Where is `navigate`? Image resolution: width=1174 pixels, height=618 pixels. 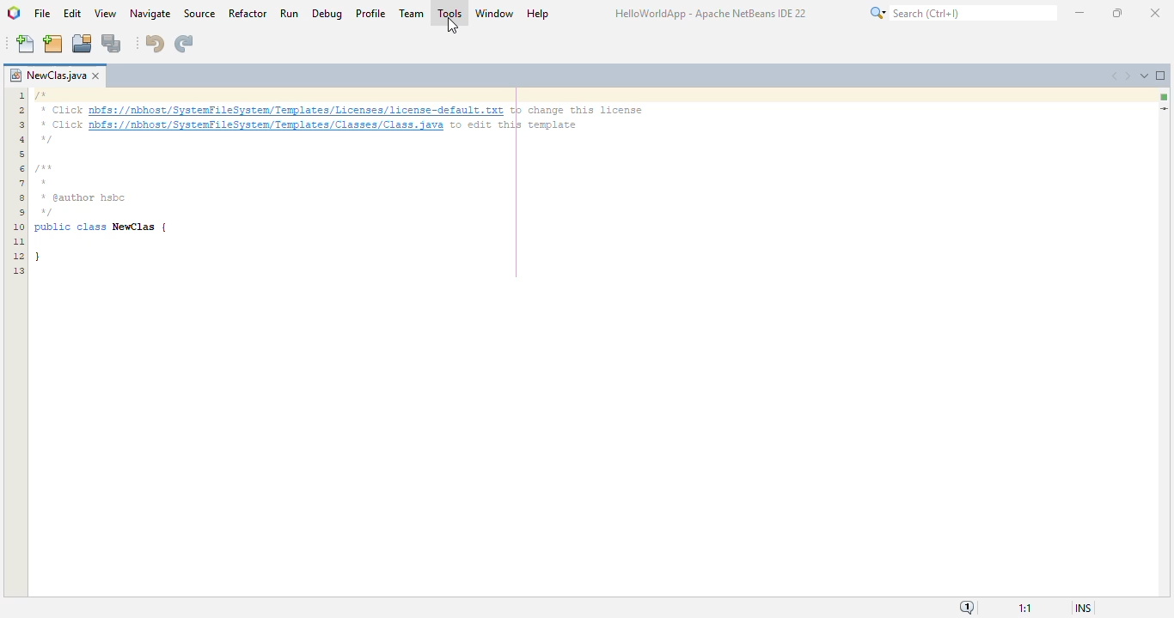 navigate is located at coordinates (150, 14).